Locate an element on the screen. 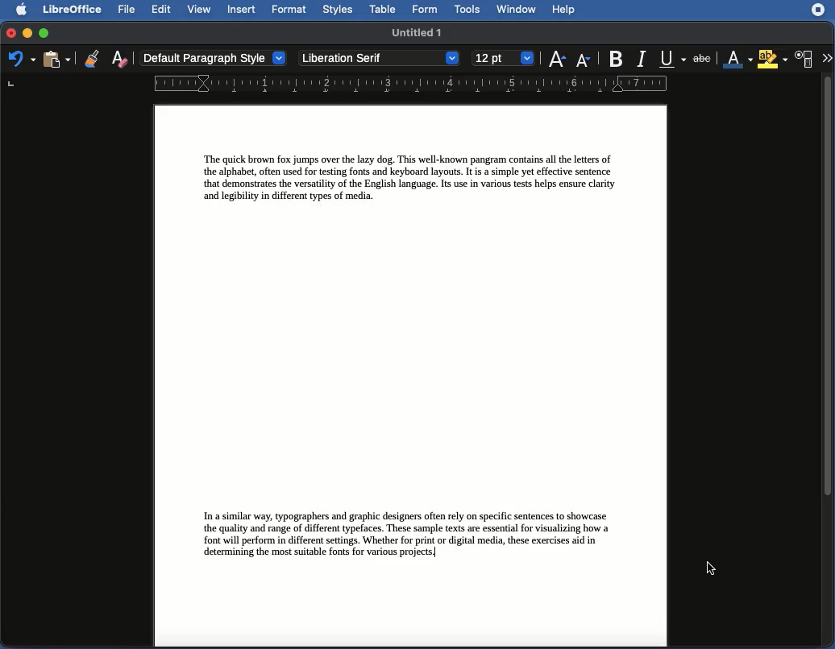  cursor is located at coordinates (706, 569).